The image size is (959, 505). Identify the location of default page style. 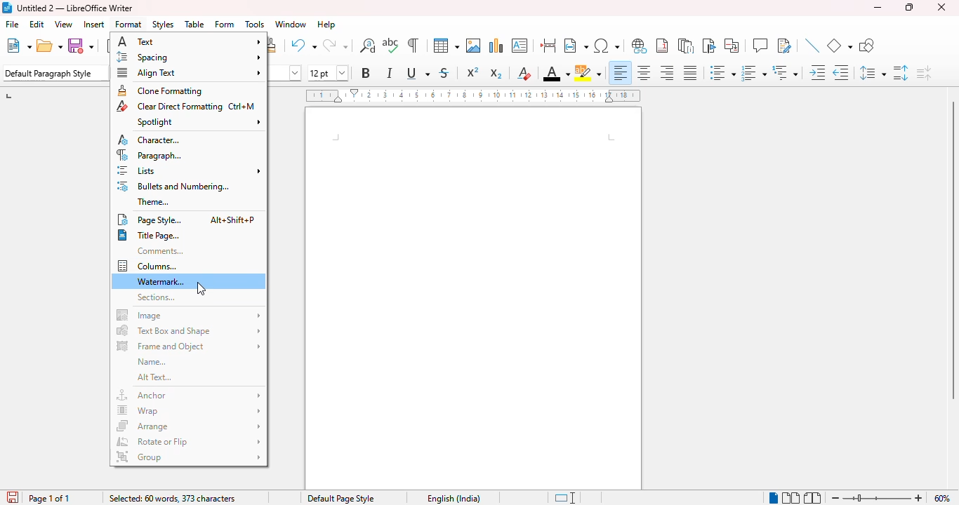
(341, 498).